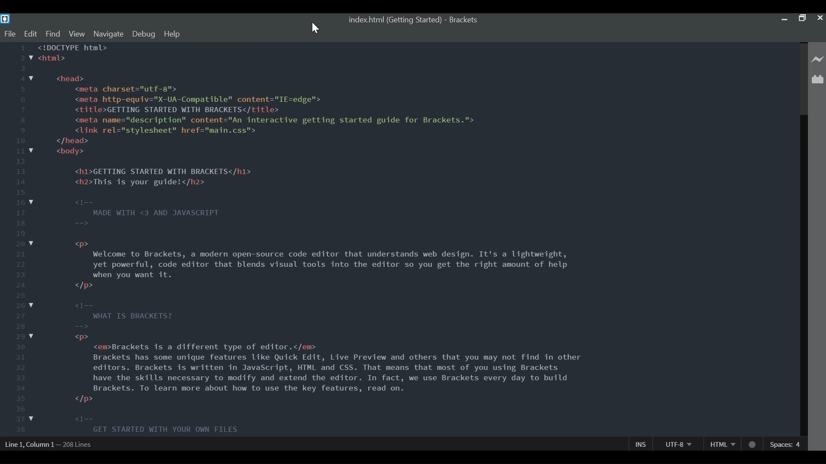 The image size is (826, 464). What do you see at coordinates (415, 20) in the screenshot?
I see `index.html (Getting Started) - Brackets` at bounding box center [415, 20].